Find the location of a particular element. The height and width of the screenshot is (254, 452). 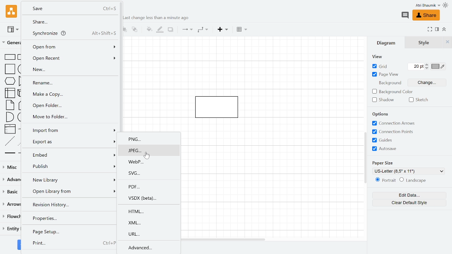

Basic is located at coordinates (10, 191).